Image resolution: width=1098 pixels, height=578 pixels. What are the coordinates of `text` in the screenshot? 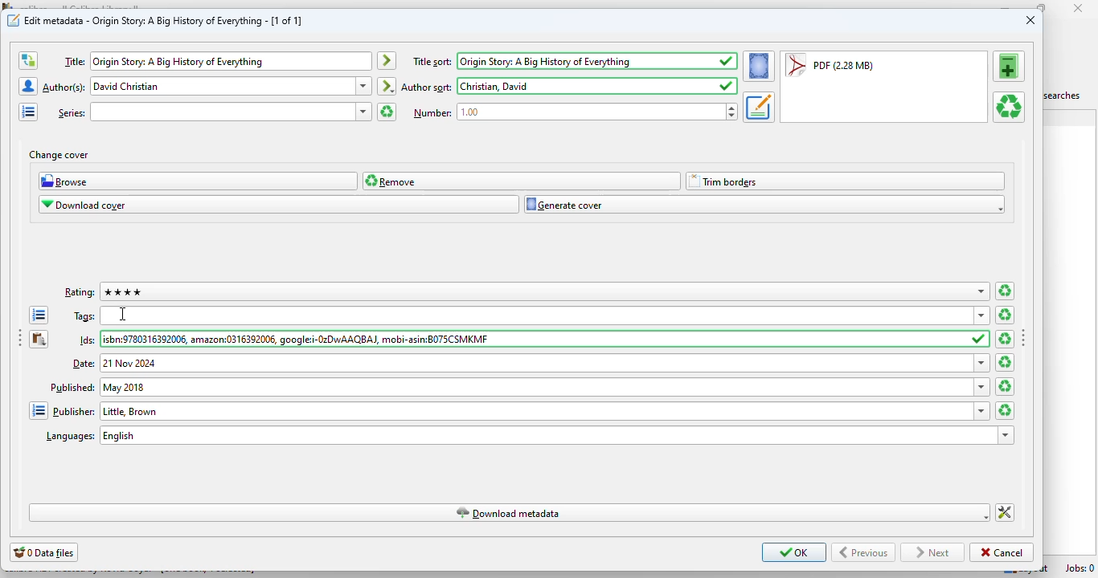 It's located at (432, 112).